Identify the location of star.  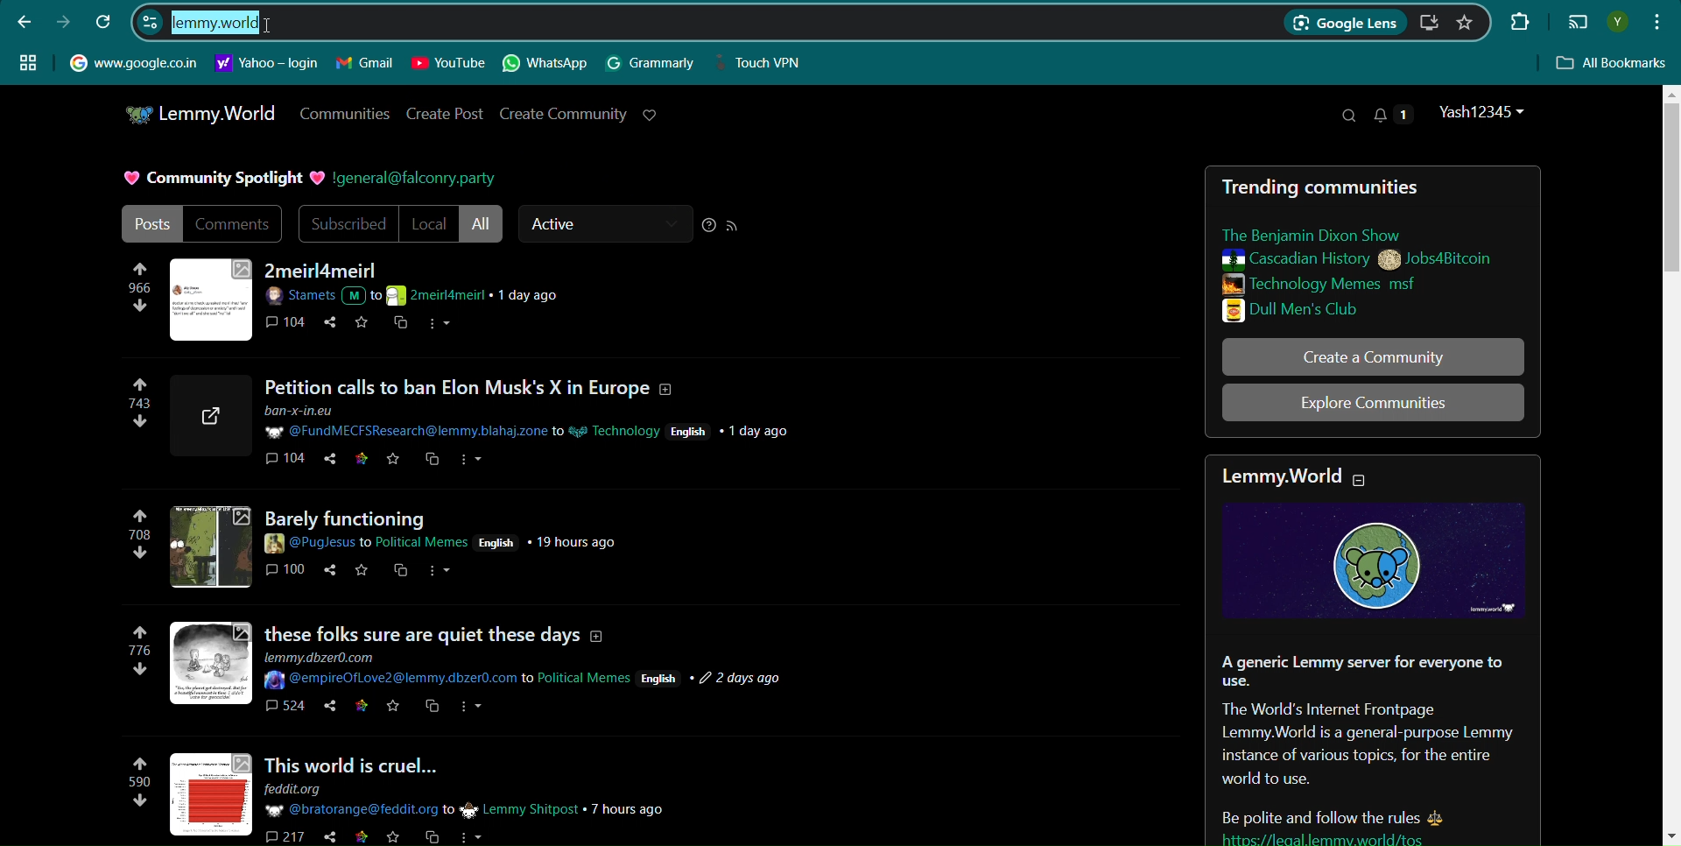
(363, 461).